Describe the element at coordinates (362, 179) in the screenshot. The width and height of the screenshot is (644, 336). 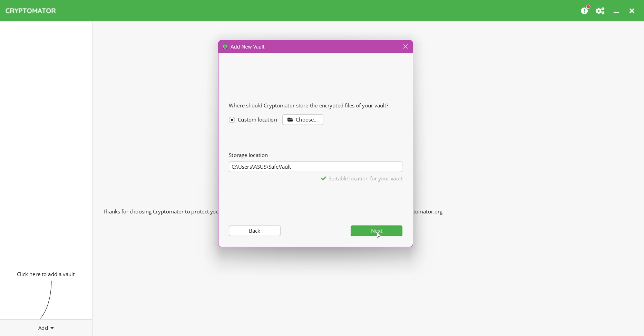
I see `Suitable location for your vault` at that location.